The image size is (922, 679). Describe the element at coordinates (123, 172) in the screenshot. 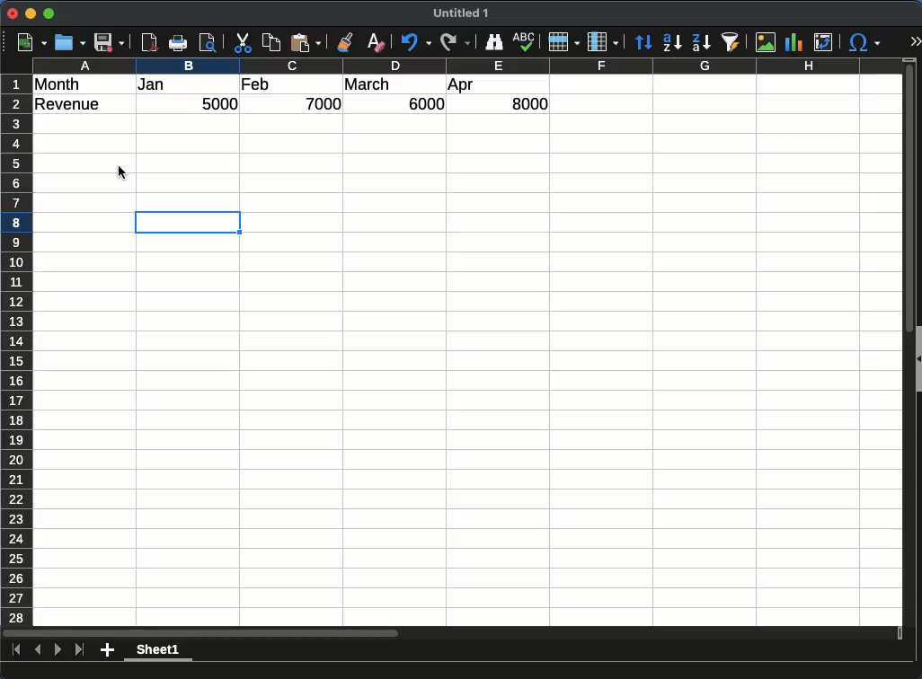

I see `cursor` at that location.